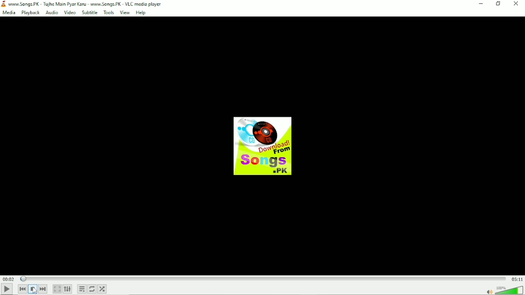 This screenshot has width=525, height=295. Describe the element at coordinates (70, 13) in the screenshot. I see `Video` at that location.